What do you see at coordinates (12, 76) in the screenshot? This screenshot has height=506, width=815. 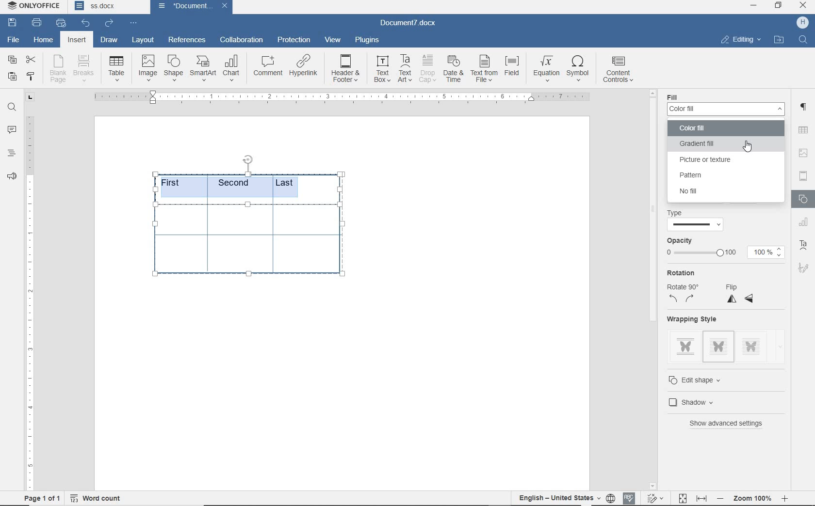 I see `paste` at bounding box center [12, 76].